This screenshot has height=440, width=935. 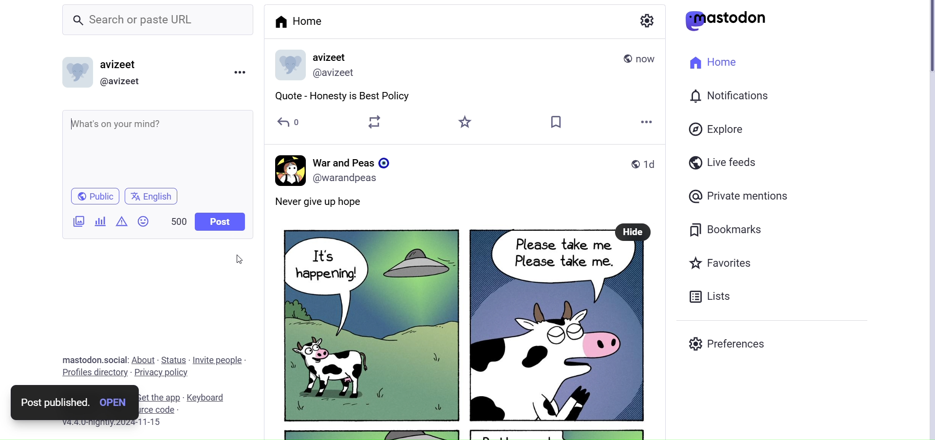 What do you see at coordinates (353, 161) in the screenshot?
I see `War and Peas` at bounding box center [353, 161].